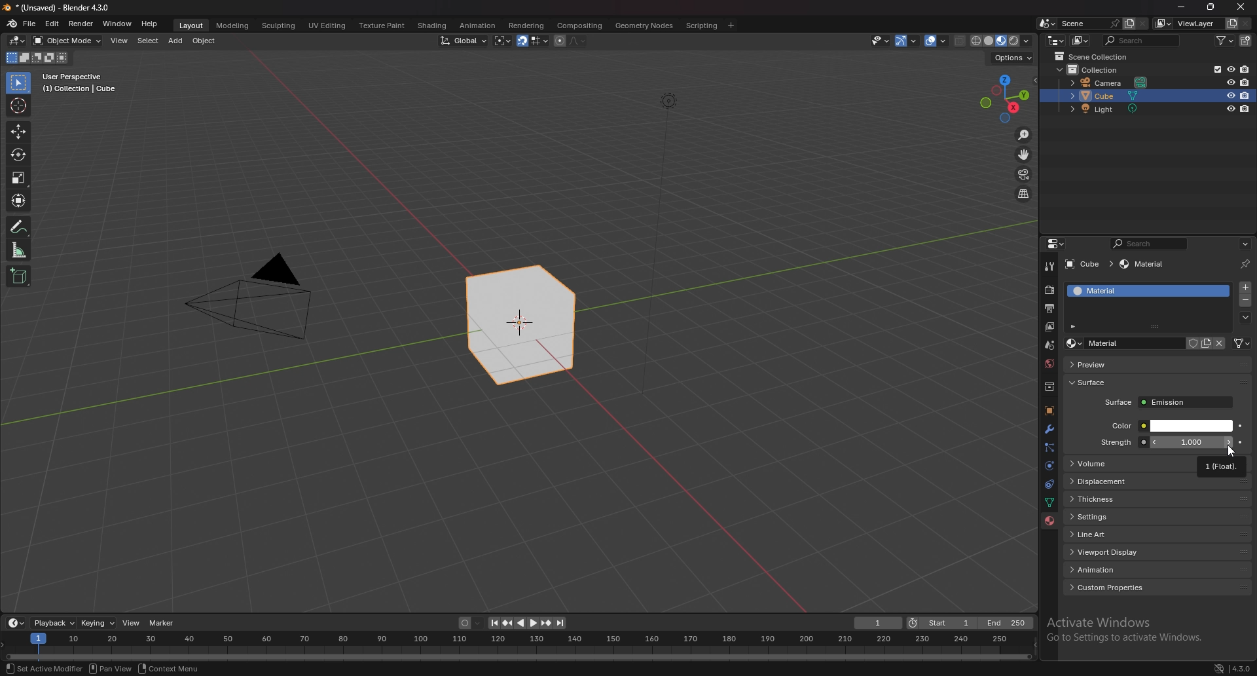 This screenshot has height=676, width=1257. Describe the element at coordinates (18, 277) in the screenshot. I see `add cube` at that location.